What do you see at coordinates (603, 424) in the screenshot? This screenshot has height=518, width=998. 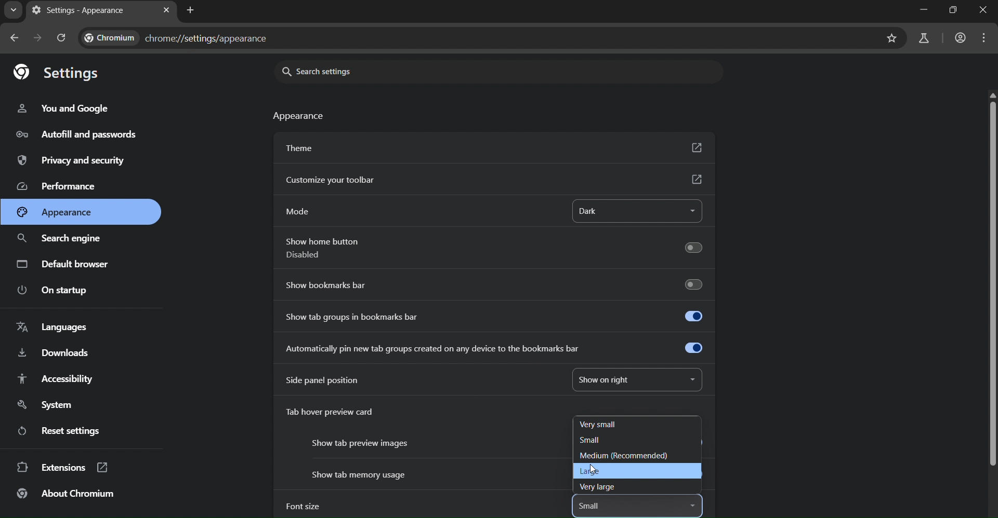 I see `very samll` at bounding box center [603, 424].